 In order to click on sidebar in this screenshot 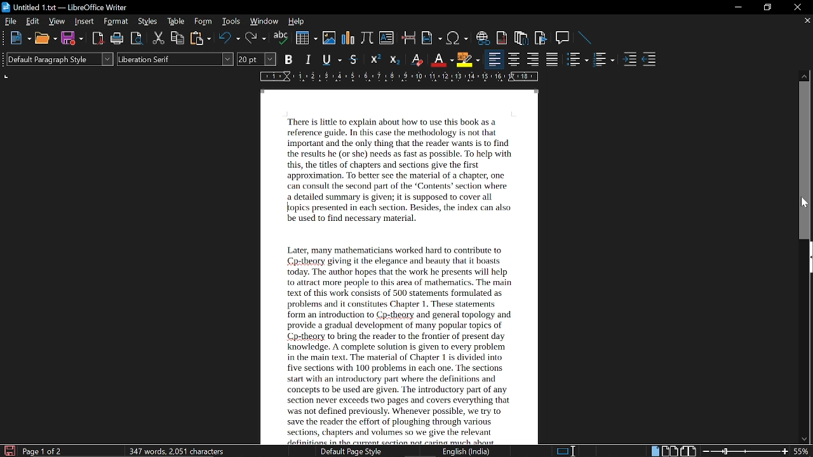, I will do `click(808, 258)`.